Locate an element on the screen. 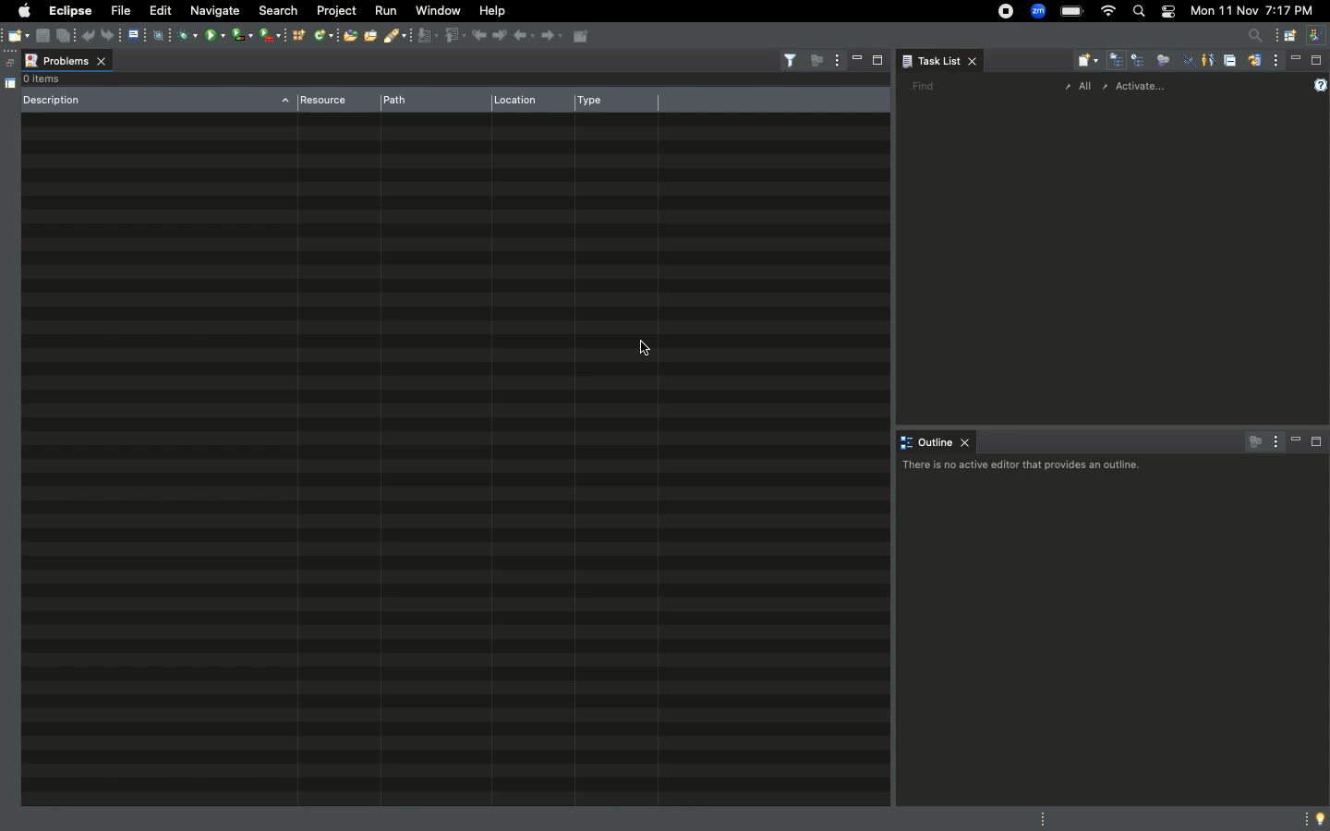 The image size is (1330, 831). Maximize is located at coordinates (877, 61).